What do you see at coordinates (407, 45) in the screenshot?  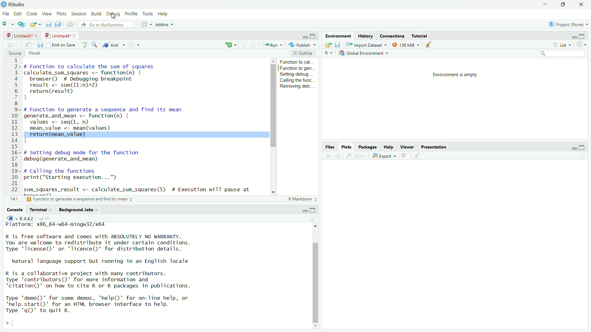 I see `138 MiB` at bounding box center [407, 45].